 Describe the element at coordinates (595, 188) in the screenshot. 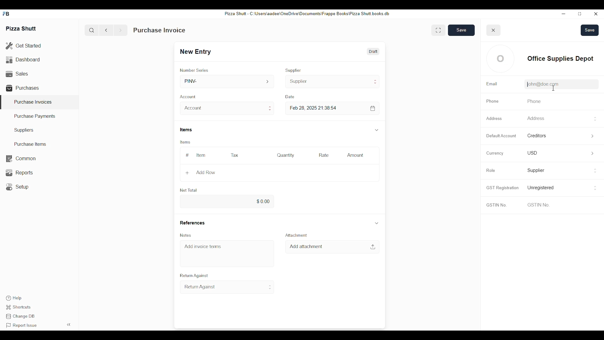

I see `buttons` at that location.